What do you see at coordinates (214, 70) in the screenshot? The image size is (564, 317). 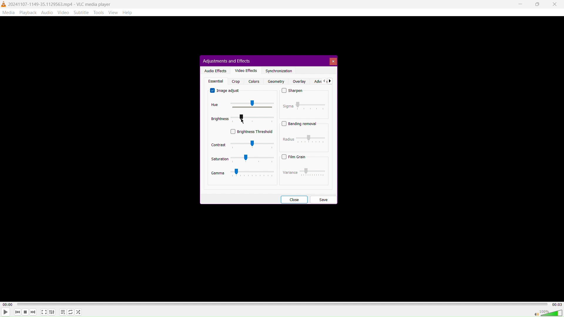 I see `Audio Effects` at bounding box center [214, 70].